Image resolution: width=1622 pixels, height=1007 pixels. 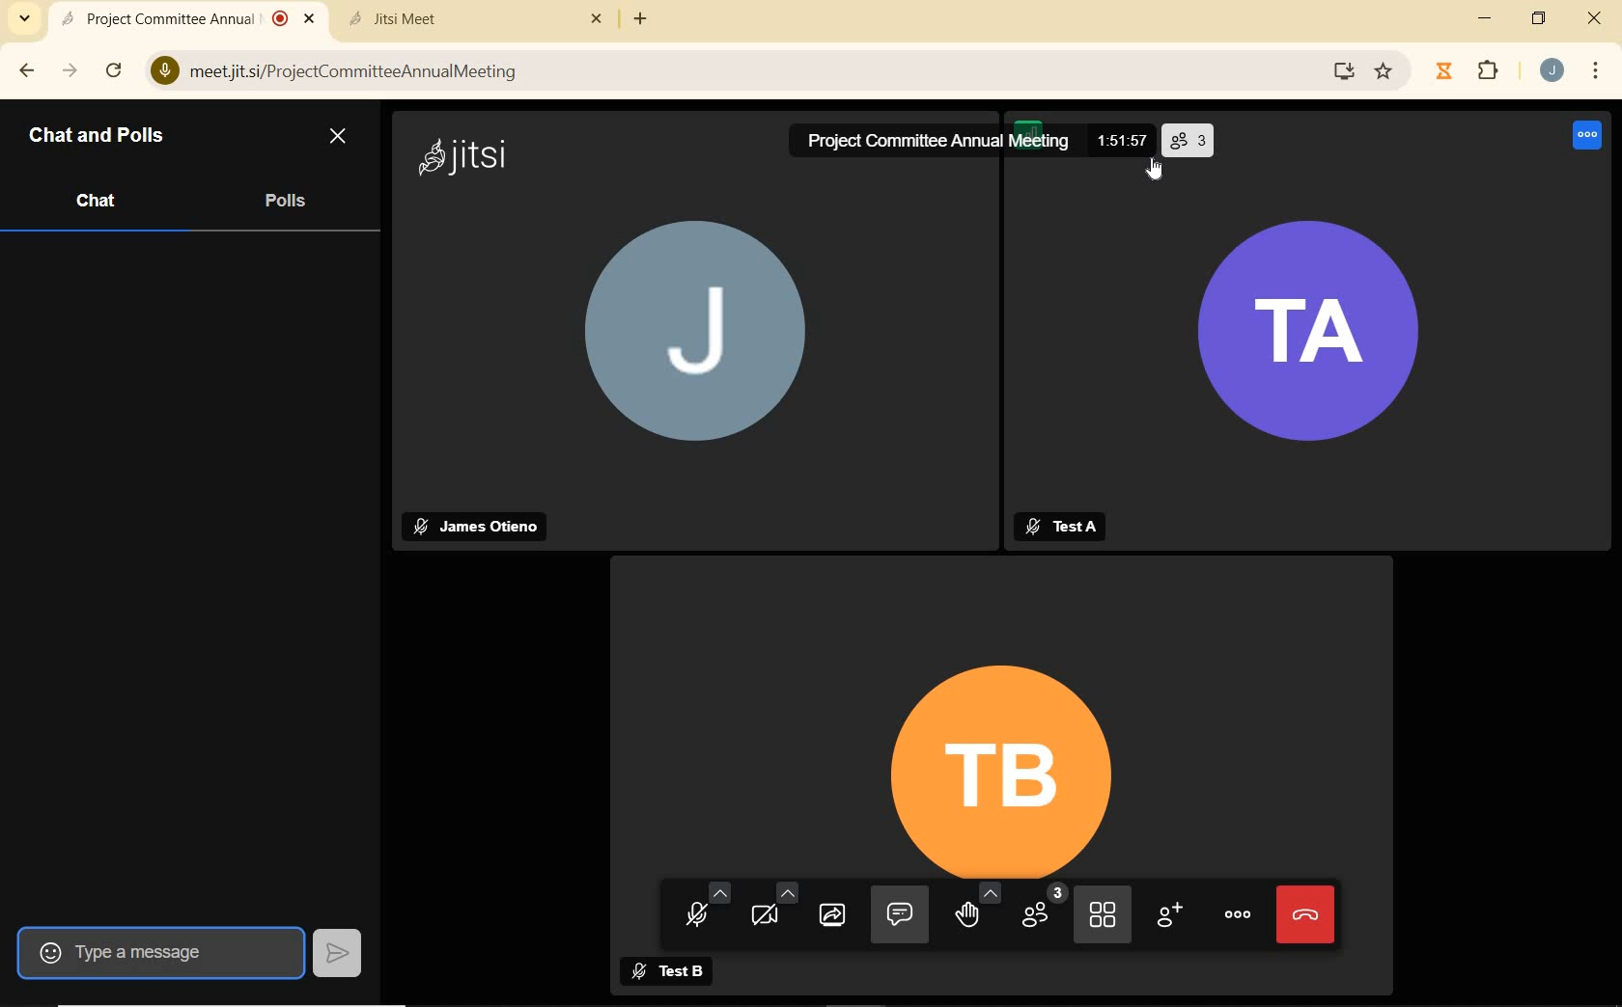 I want to click on microphone, so click(x=698, y=902).